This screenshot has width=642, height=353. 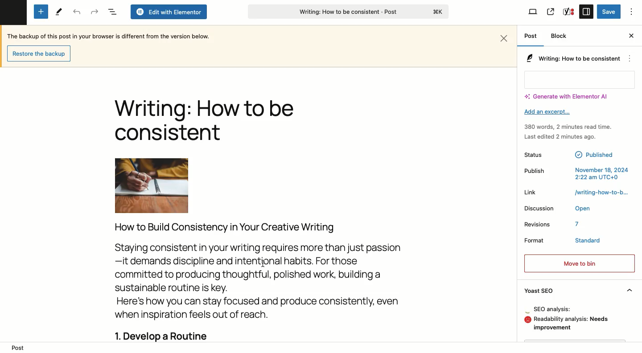 What do you see at coordinates (275, 281) in the screenshot?
I see `Body` at bounding box center [275, 281].